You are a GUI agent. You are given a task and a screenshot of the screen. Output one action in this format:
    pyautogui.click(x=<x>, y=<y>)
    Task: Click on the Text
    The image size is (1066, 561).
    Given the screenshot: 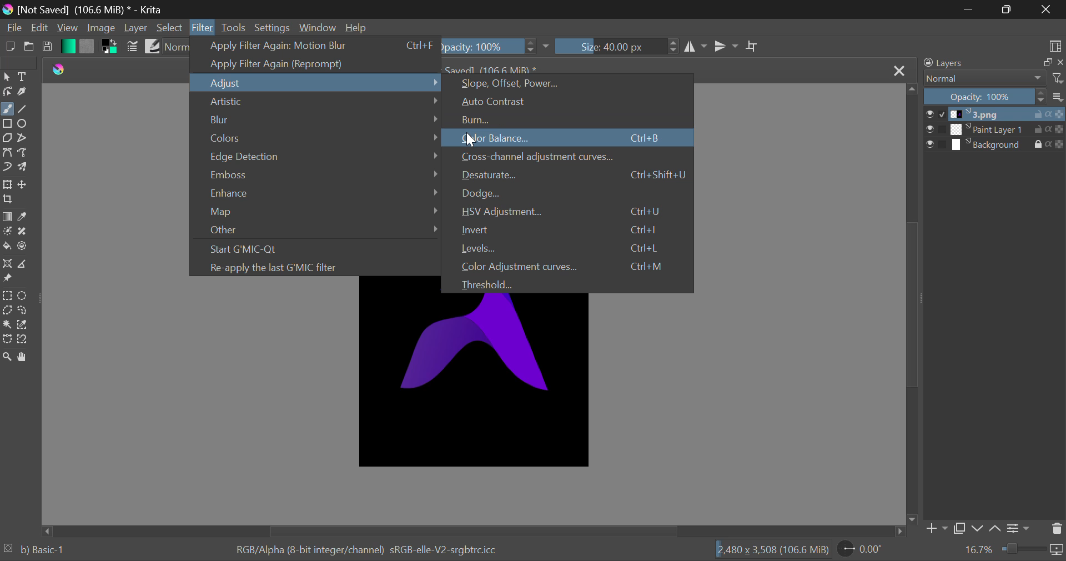 What is the action you would take?
    pyautogui.click(x=23, y=76)
    